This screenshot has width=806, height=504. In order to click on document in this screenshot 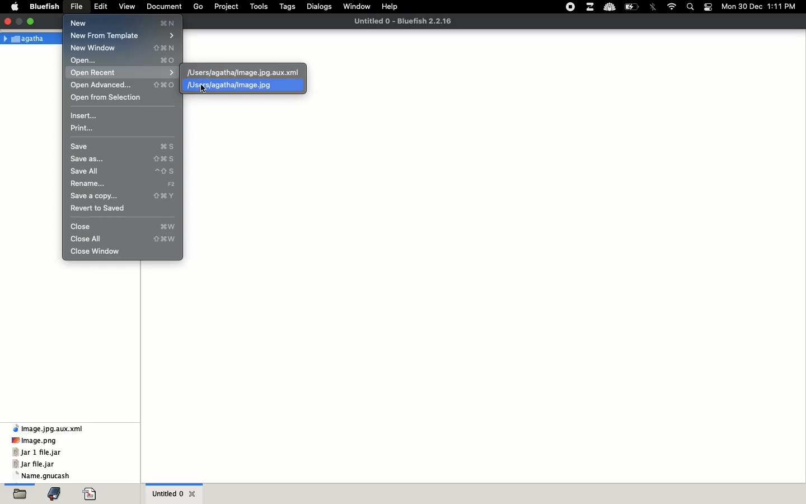, I will do `click(164, 5)`.